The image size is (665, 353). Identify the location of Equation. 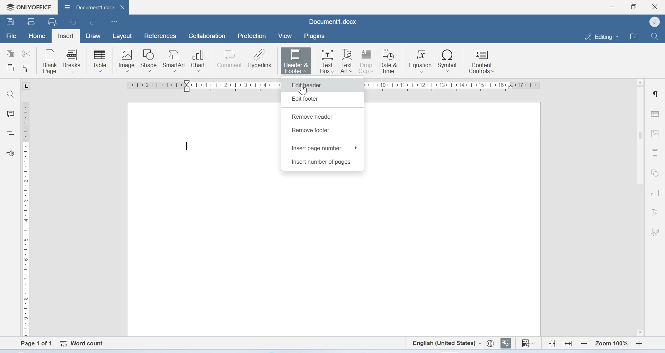
(421, 61).